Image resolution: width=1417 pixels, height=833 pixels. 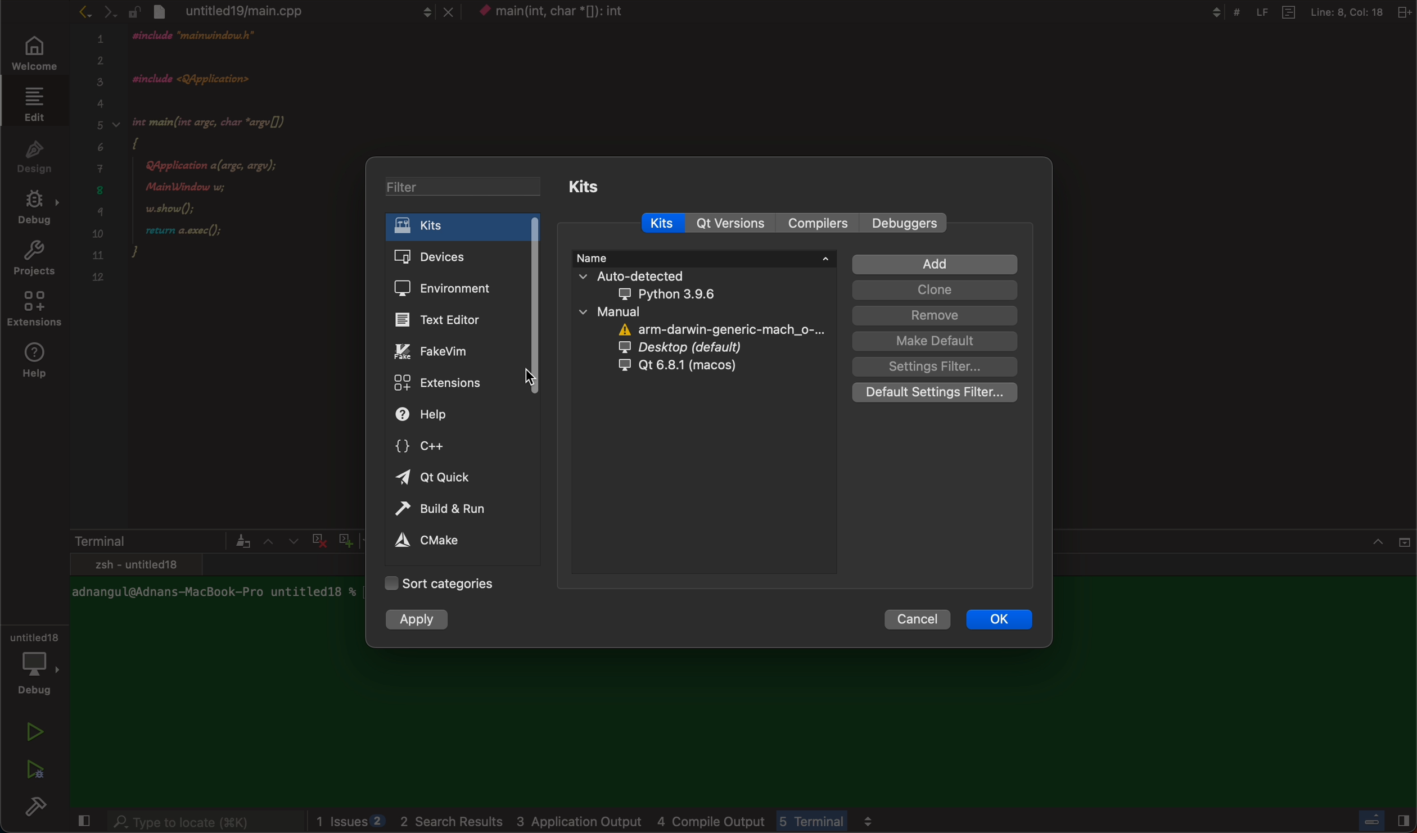 What do you see at coordinates (934, 290) in the screenshot?
I see `clone` at bounding box center [934, 290].